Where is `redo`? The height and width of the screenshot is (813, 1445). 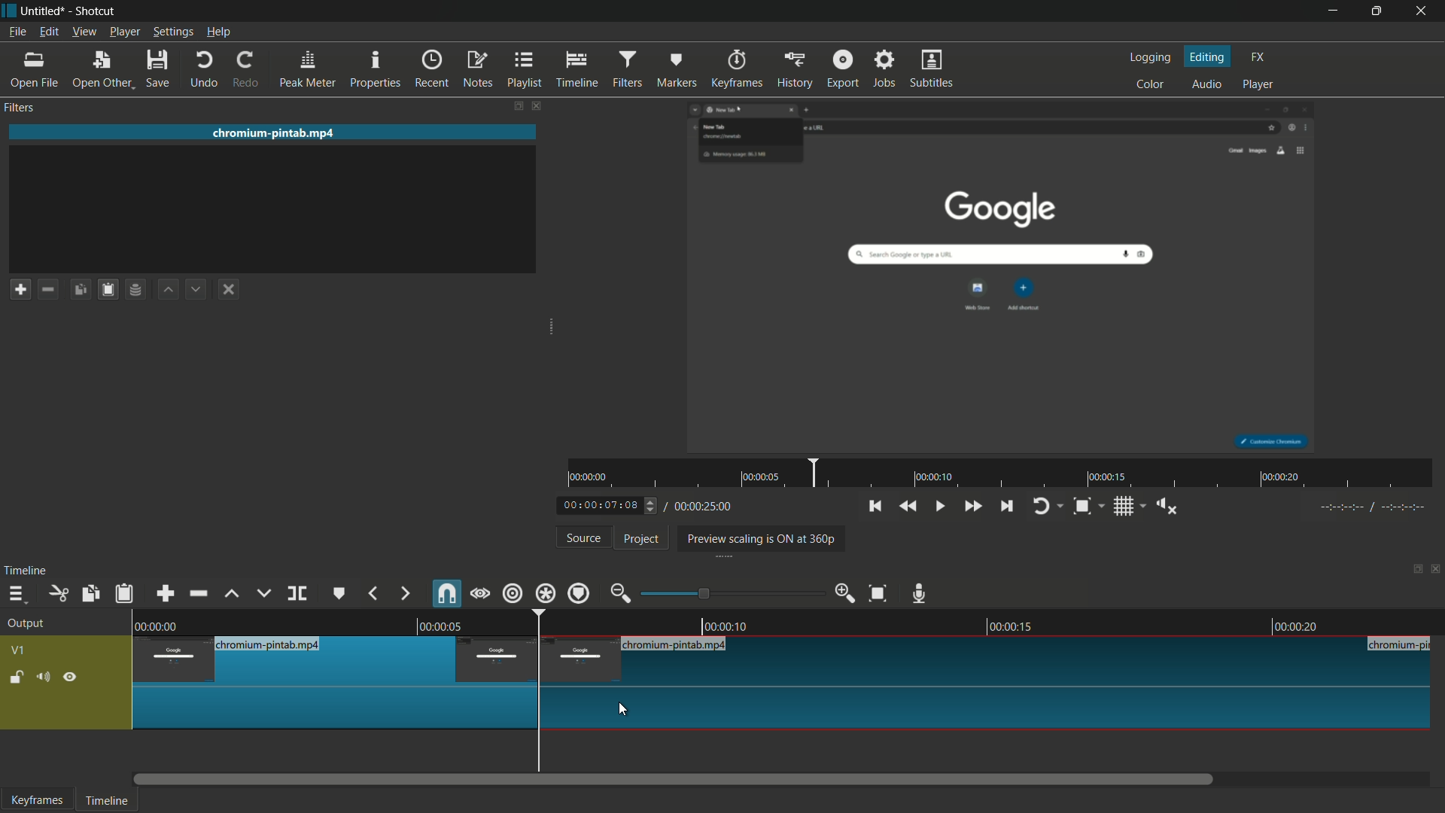 redo is located at coordinates (246, 69).